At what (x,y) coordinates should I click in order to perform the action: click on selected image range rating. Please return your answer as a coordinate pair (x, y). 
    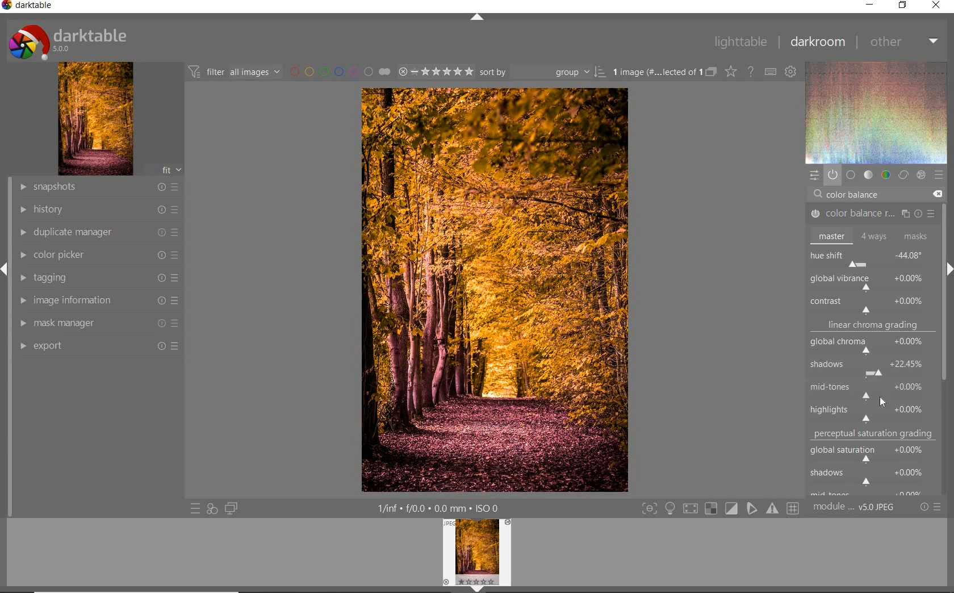
    Looking at the image, I should click on (436, 72).